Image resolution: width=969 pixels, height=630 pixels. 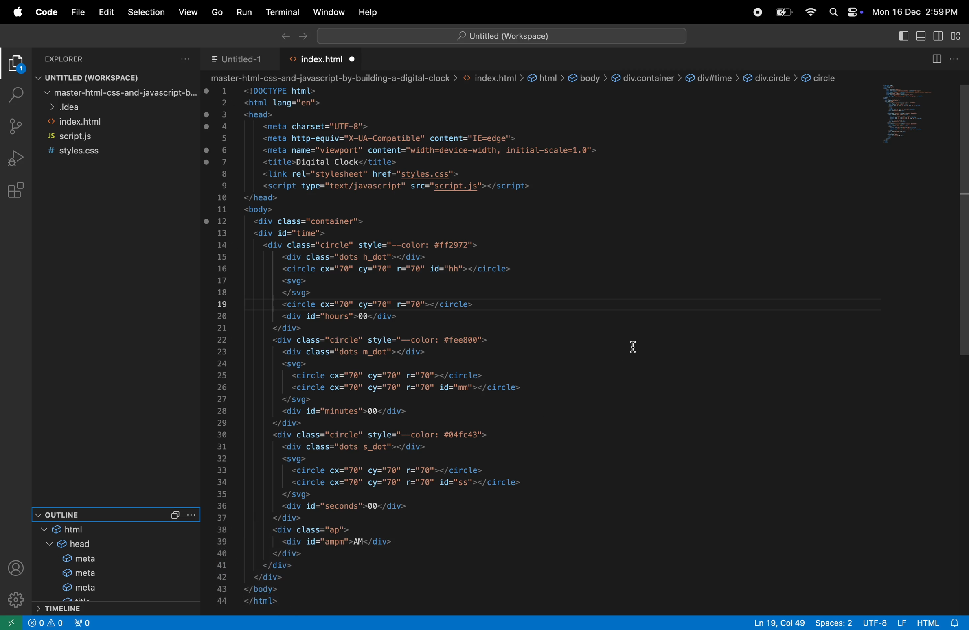 I want to click on cursor, so click(x=640, y=348).